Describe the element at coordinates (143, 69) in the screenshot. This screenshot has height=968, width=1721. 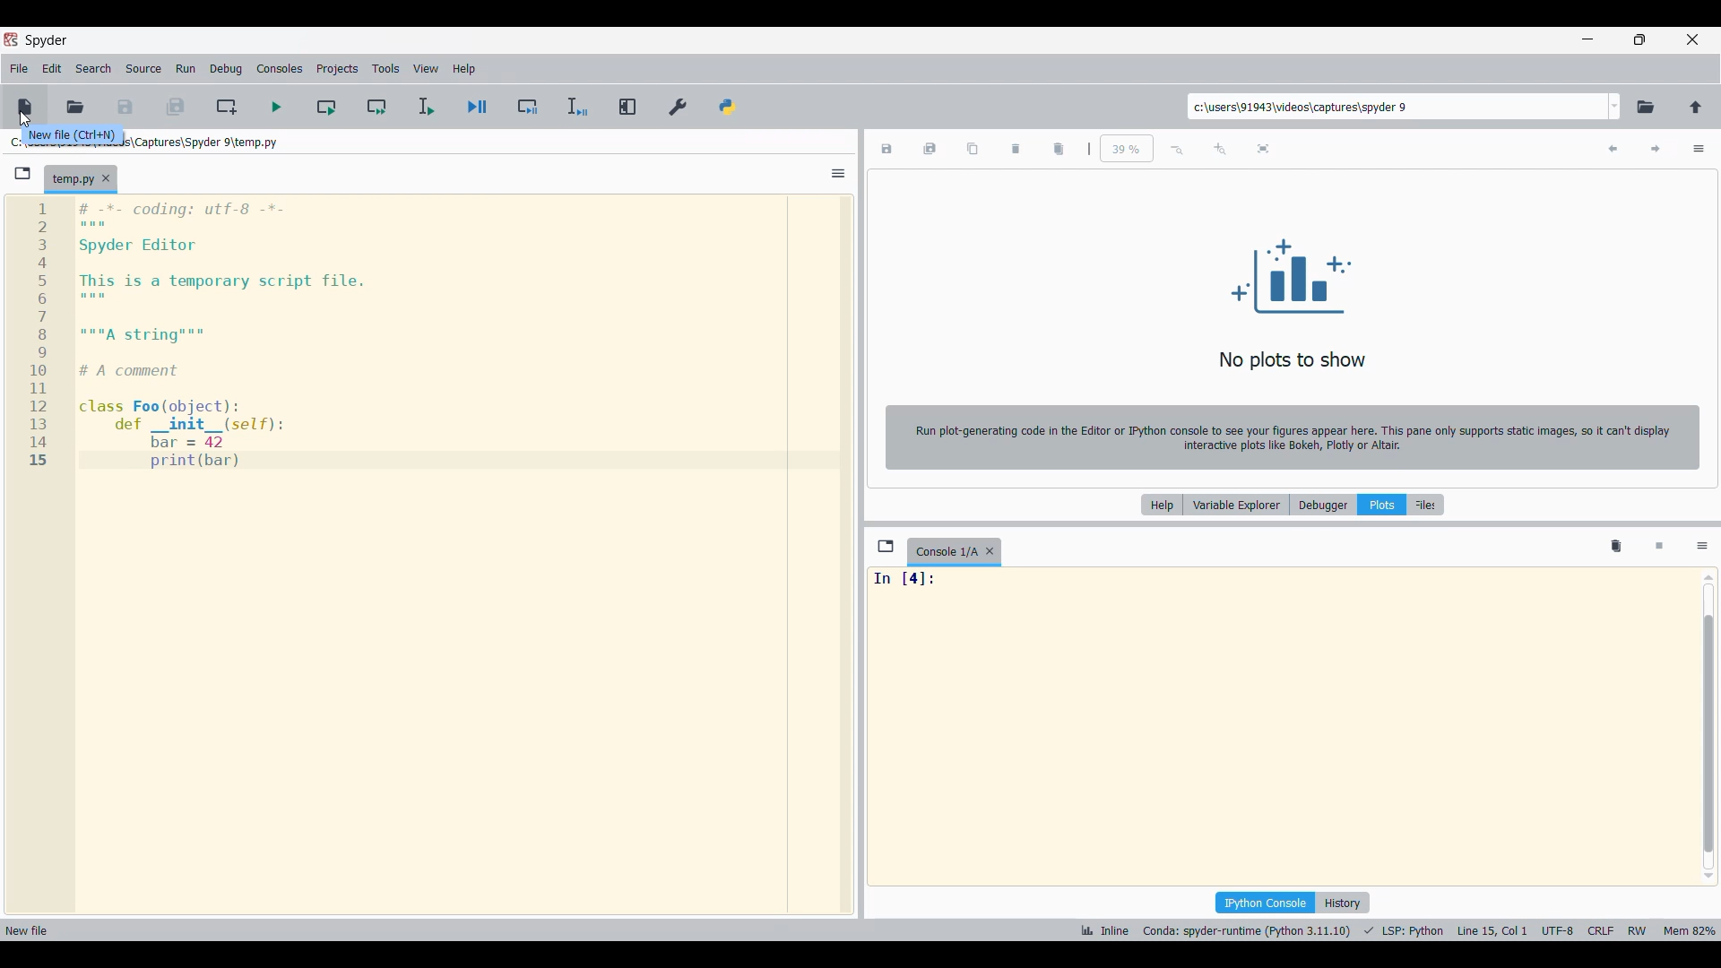
I see `Source menu` at that location.